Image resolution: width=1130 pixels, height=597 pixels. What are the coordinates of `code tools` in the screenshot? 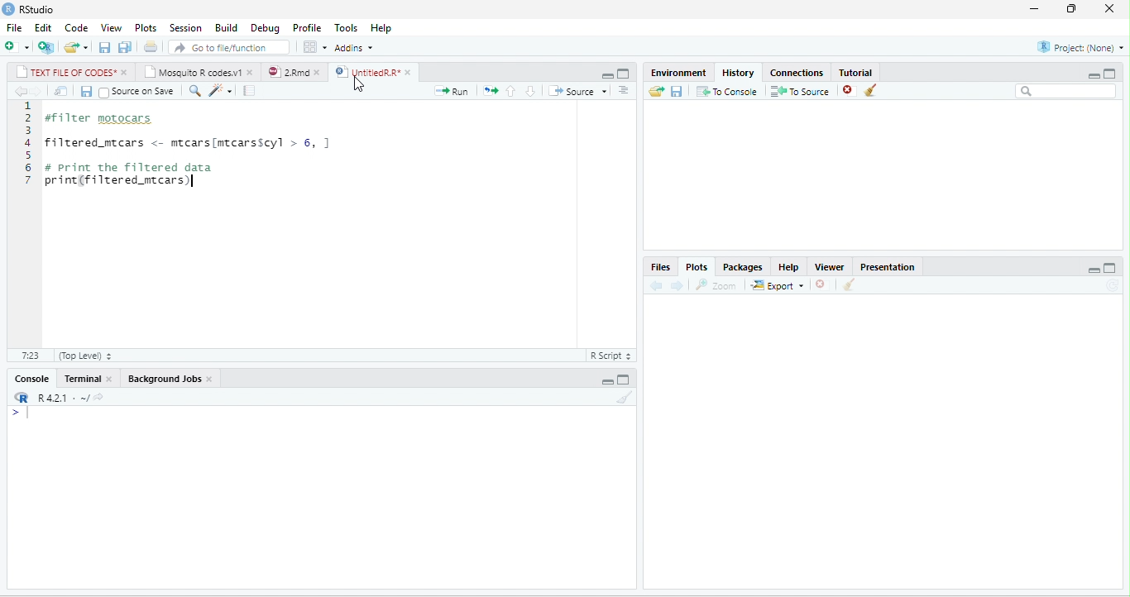 It's located at (221, 91).